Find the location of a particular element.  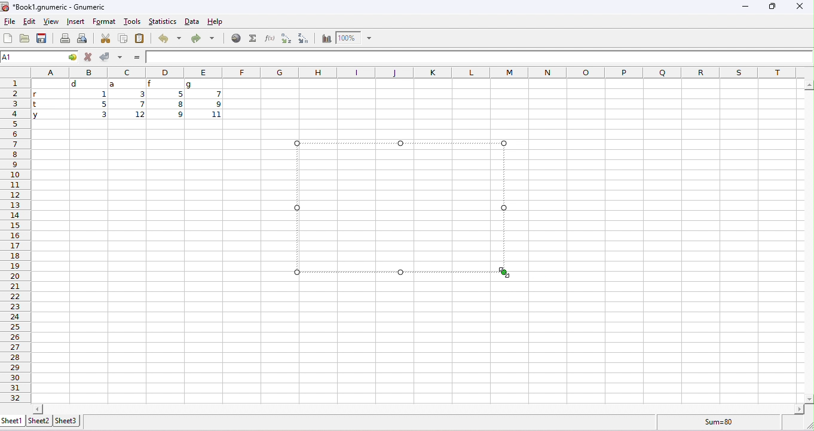

tools is located at coordinates (132, 21).